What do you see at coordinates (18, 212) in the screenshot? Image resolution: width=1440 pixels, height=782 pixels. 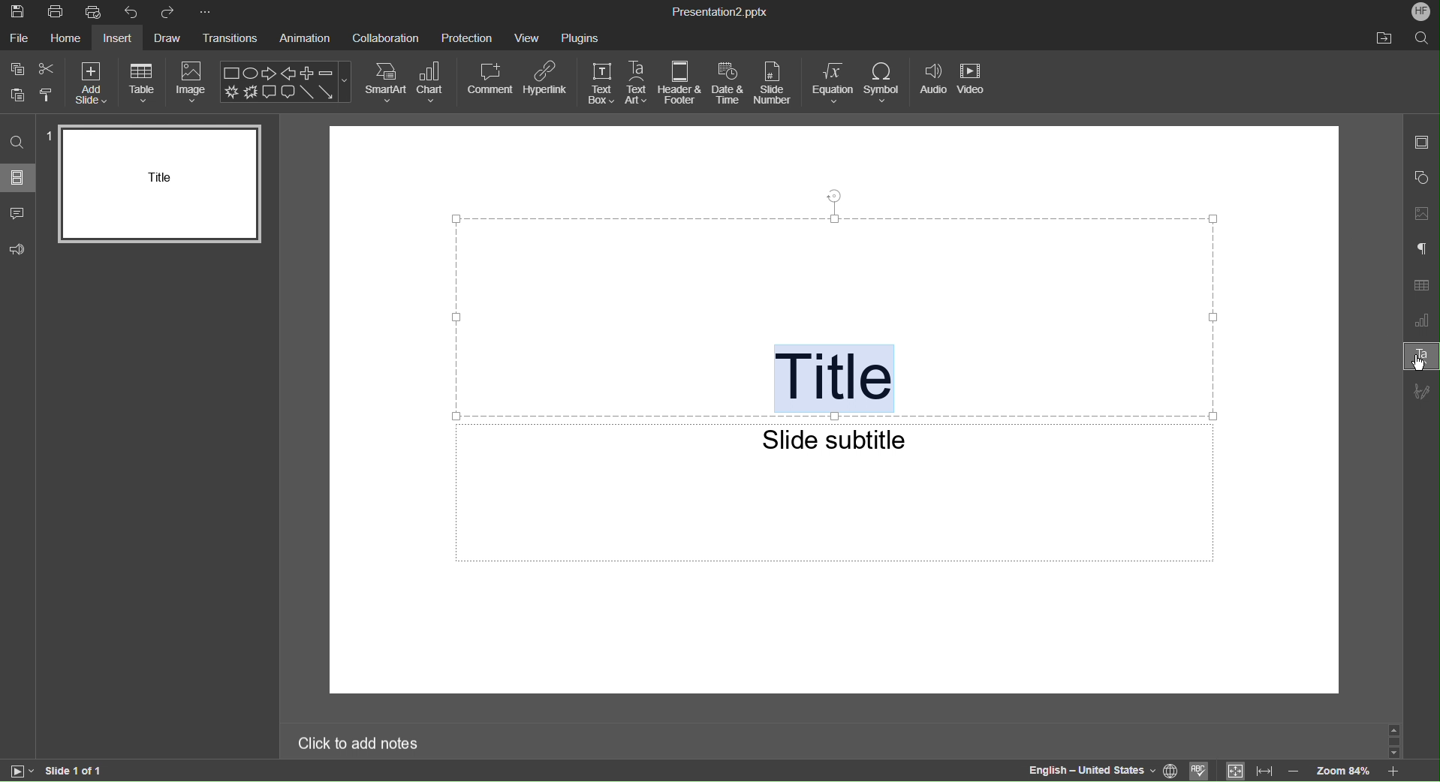 I see `Comment` at bounding box center [18, 212].